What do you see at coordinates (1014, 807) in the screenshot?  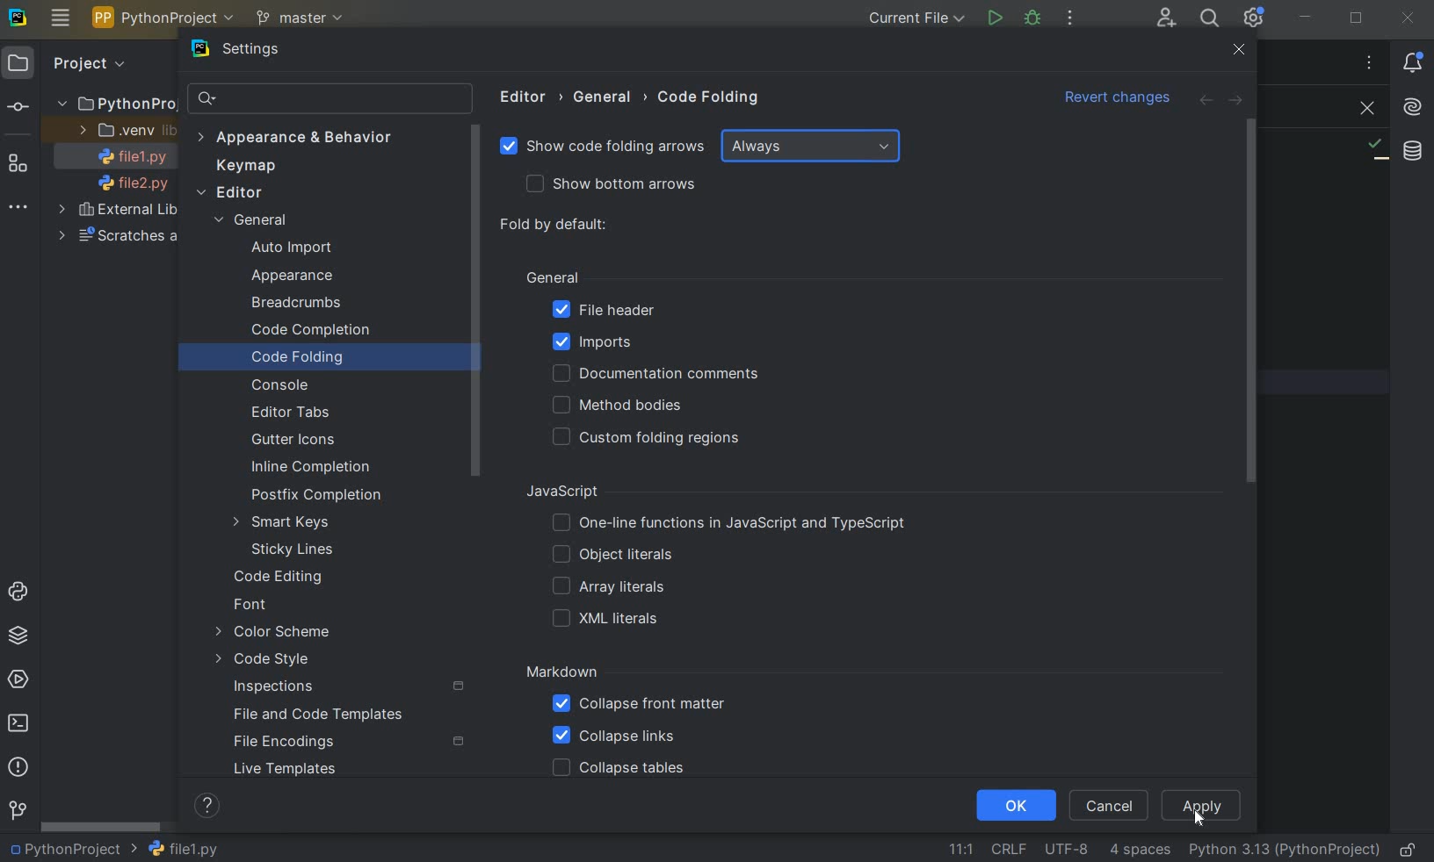 I see `OK` at bounding box center [1014, 807].